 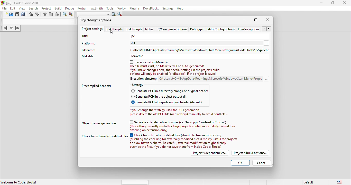 I want to click on save everything, so click(x=24, y=15).